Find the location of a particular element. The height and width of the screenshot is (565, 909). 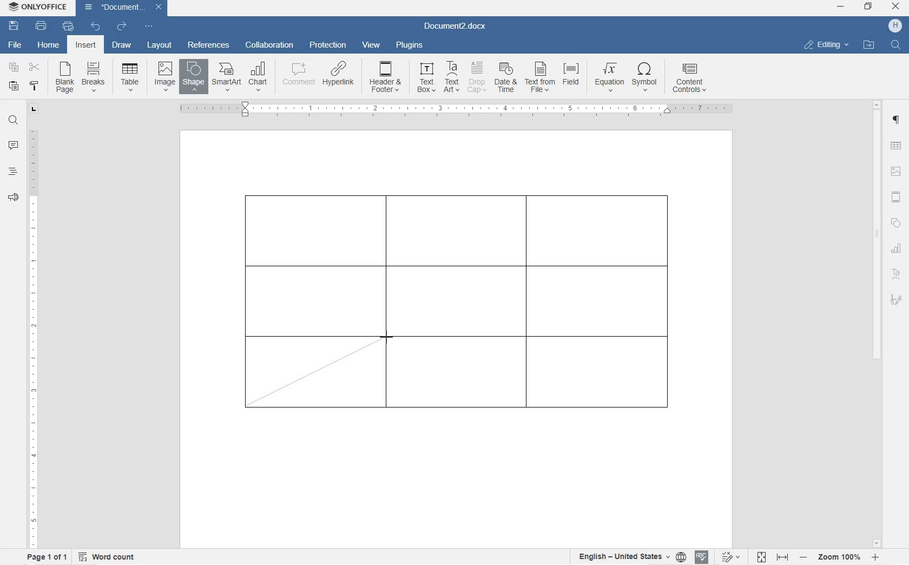

signature is located at coordinates (895, 299).